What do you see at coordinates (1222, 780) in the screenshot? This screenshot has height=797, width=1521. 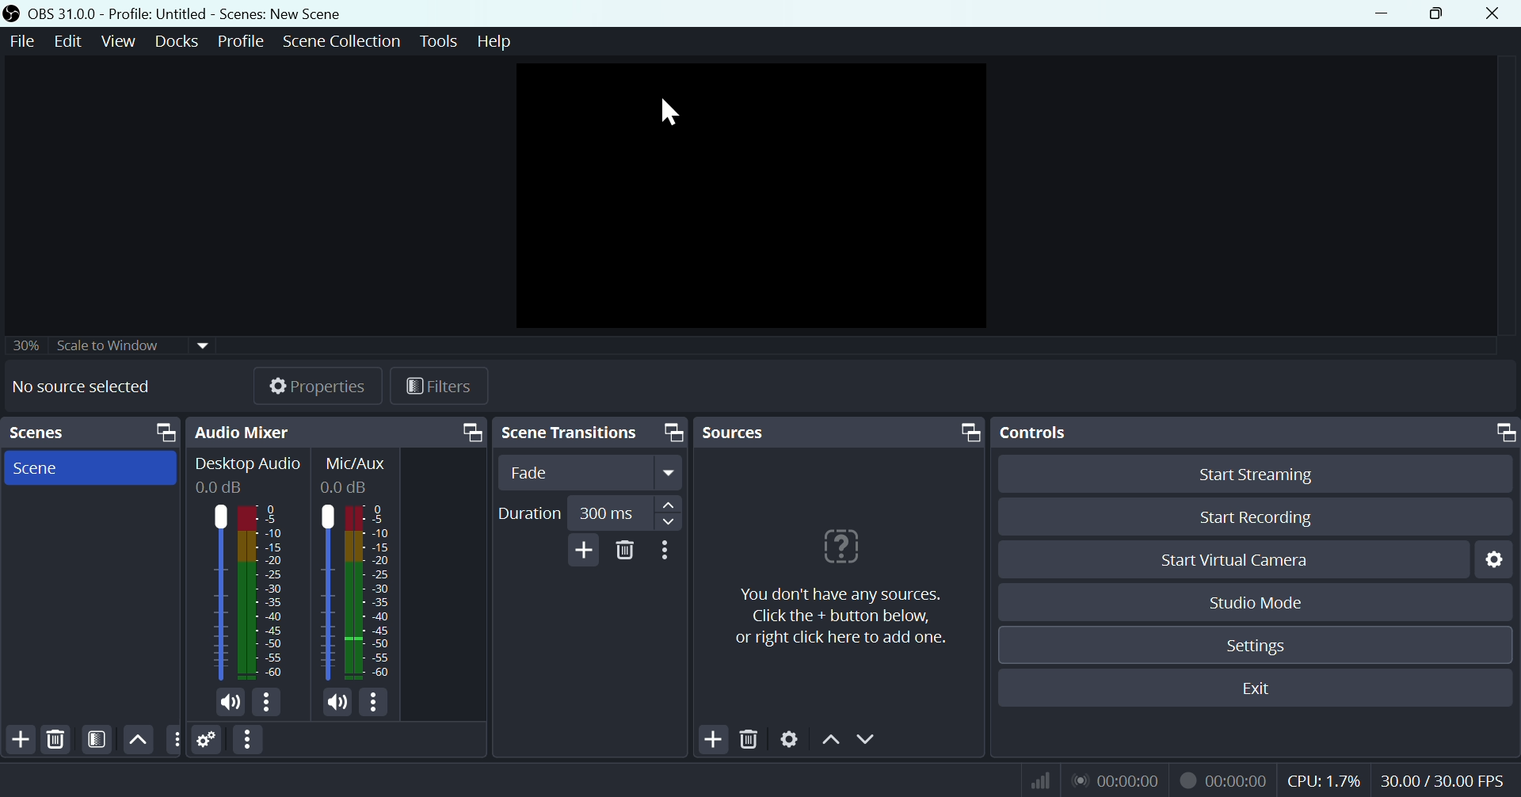 I see `recording timer` at bounding box center [1222, 780].